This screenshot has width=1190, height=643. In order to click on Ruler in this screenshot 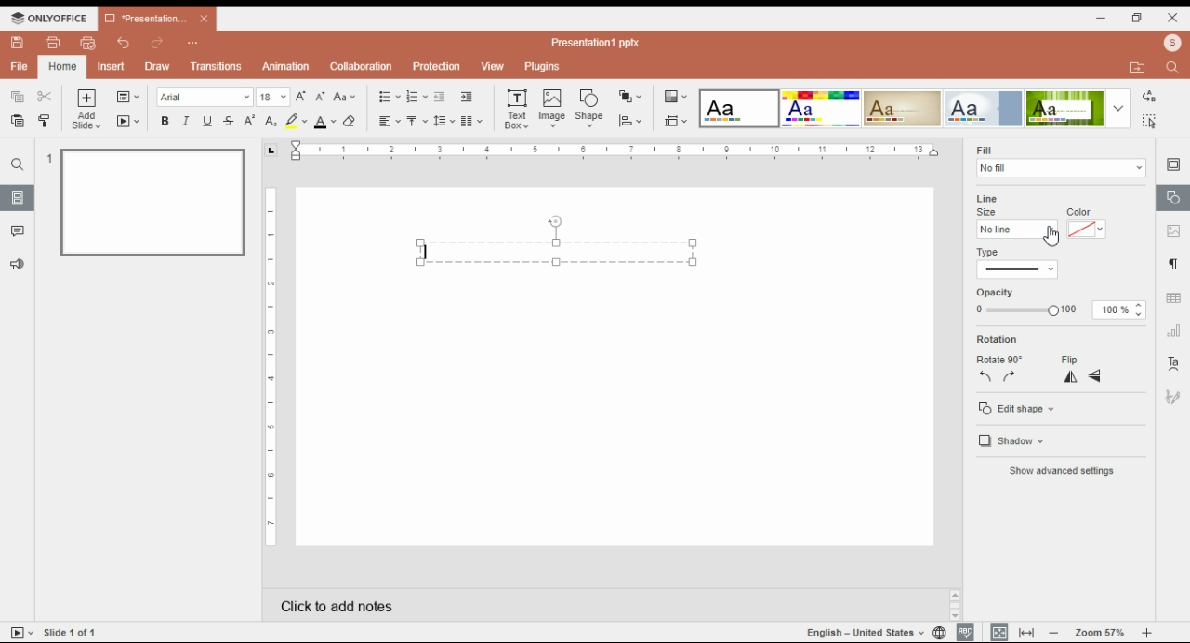, I will do `click(614, 151)`.